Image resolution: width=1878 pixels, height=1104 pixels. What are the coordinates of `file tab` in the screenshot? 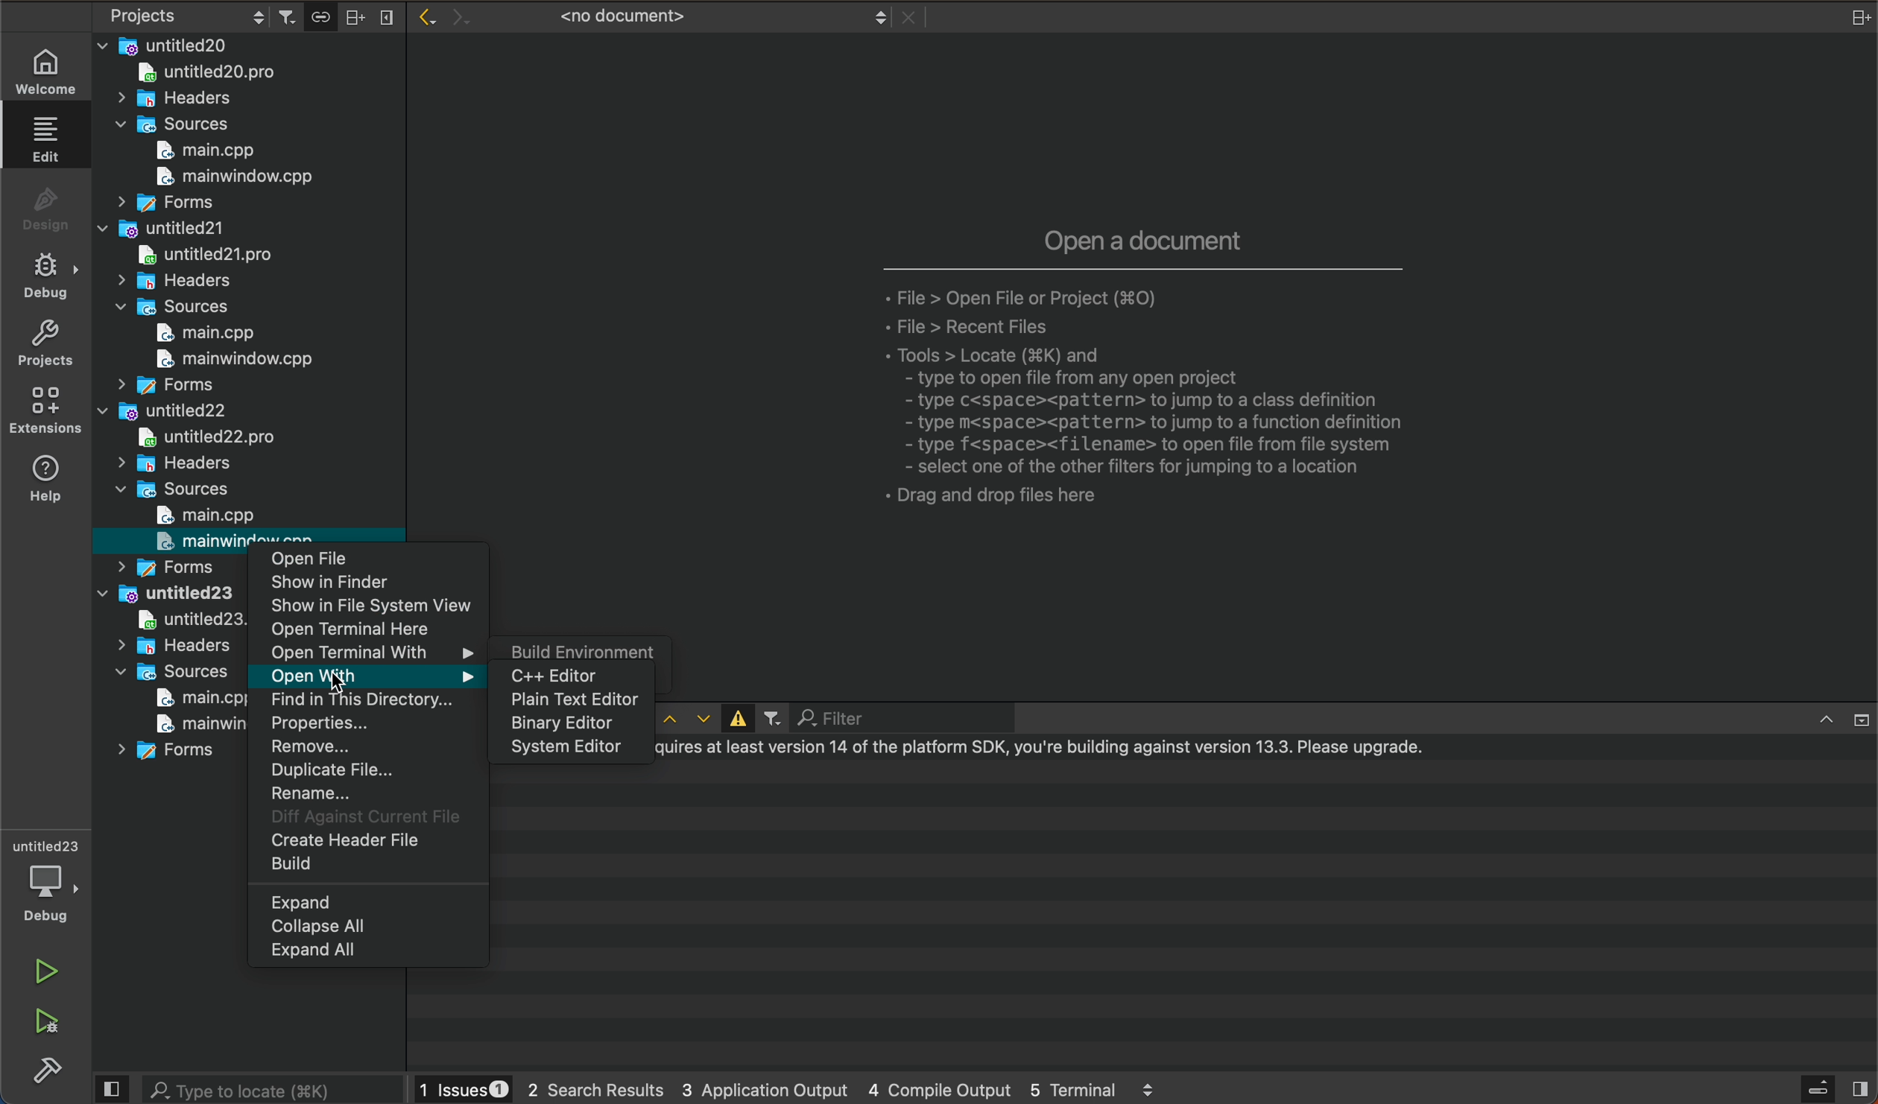 It's located at (694, 17).